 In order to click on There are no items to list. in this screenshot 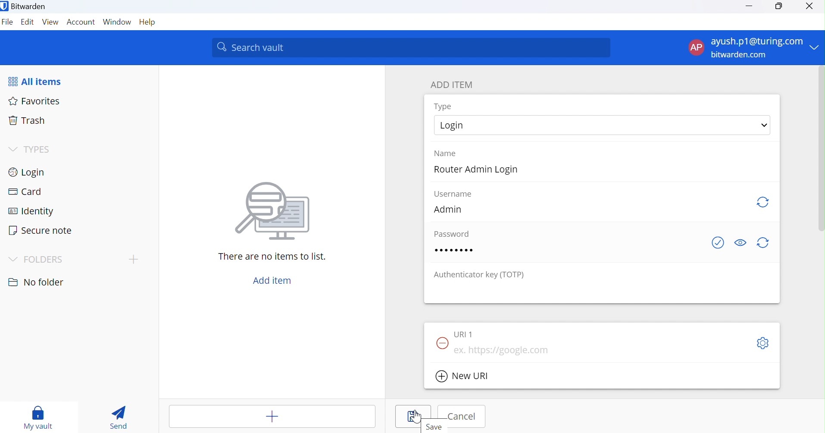, I will do `click(273, 257)`.